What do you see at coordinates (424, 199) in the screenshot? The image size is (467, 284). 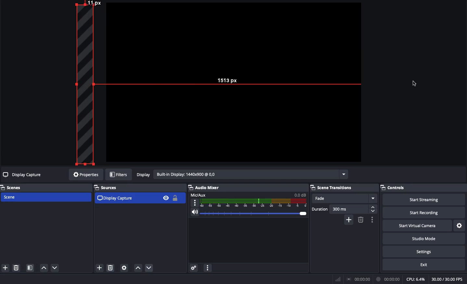 I see `Start streaming` at bounding box center [424, 199].